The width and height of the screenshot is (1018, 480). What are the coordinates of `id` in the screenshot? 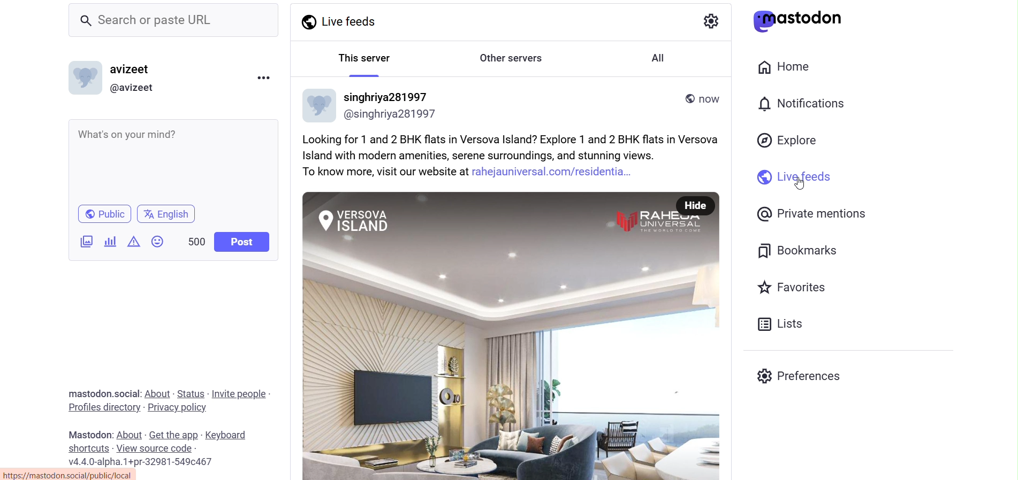 It's located at (131, 87).